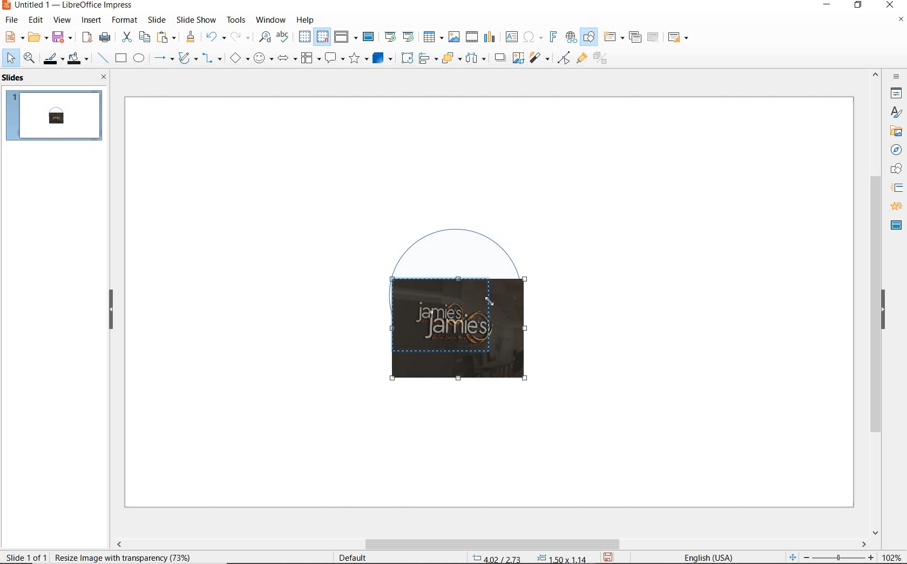 This screenshot has width=907, height=564. What do you see at coordinates (449, 57) in the screenshot?
I see `arrange` at bounding box center [449, 57].